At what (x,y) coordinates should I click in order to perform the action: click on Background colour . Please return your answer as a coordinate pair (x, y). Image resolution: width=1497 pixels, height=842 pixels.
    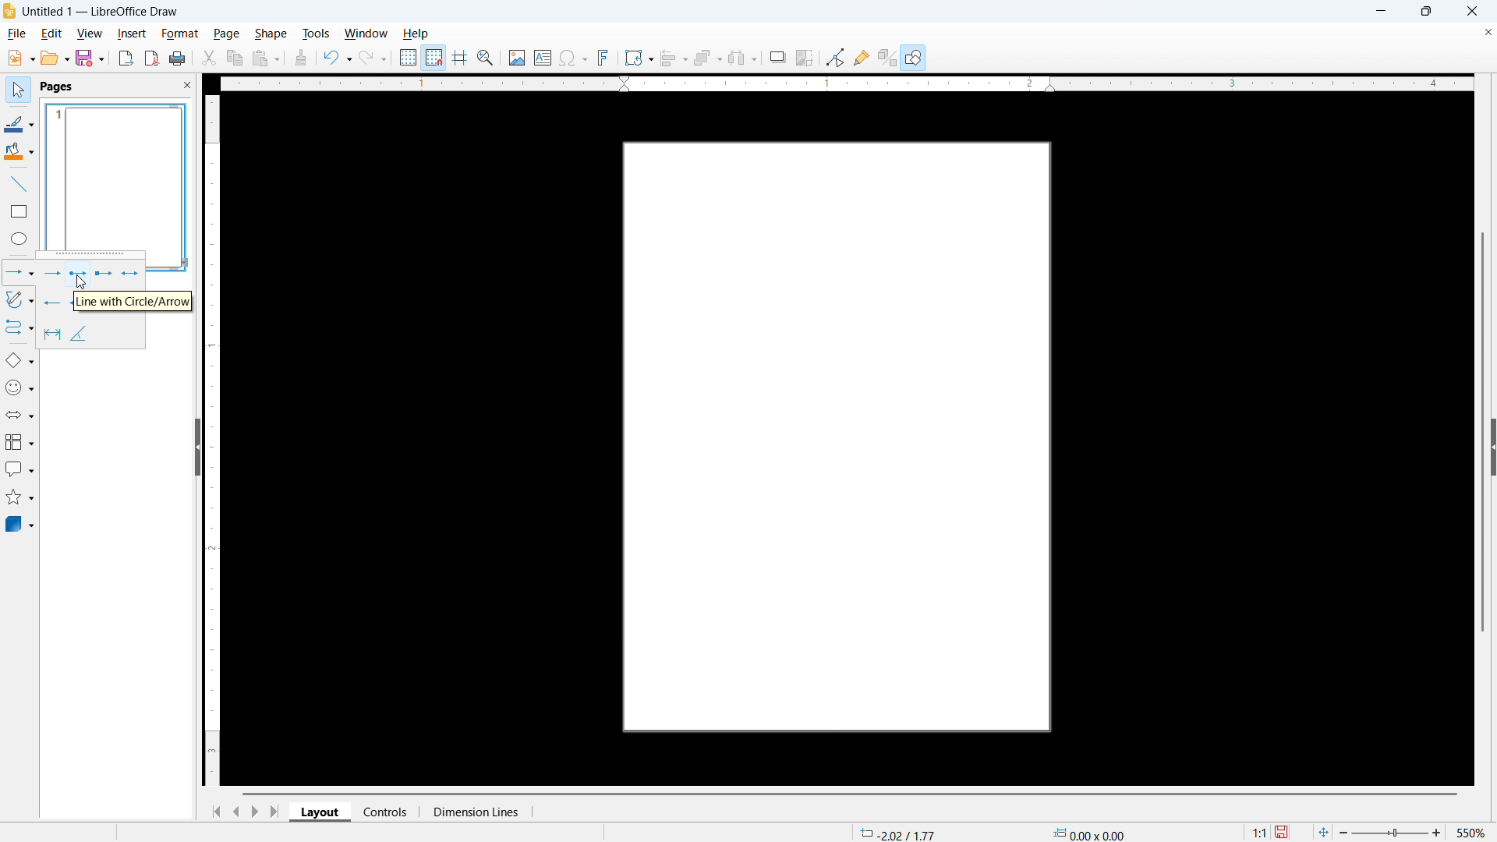
    Looking at the image, I should click on (19, 151).